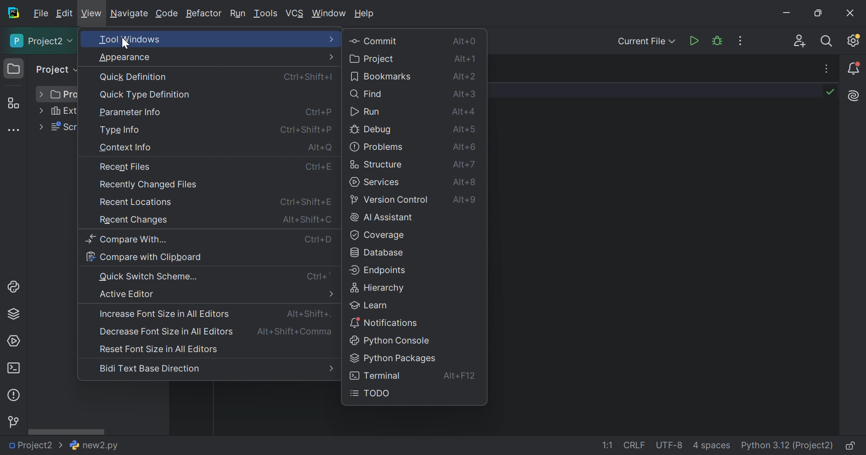  What do you see at coordinates (381, 77) in the screenshot?
I see `Bookmarks` at bounding box center [381, 77].